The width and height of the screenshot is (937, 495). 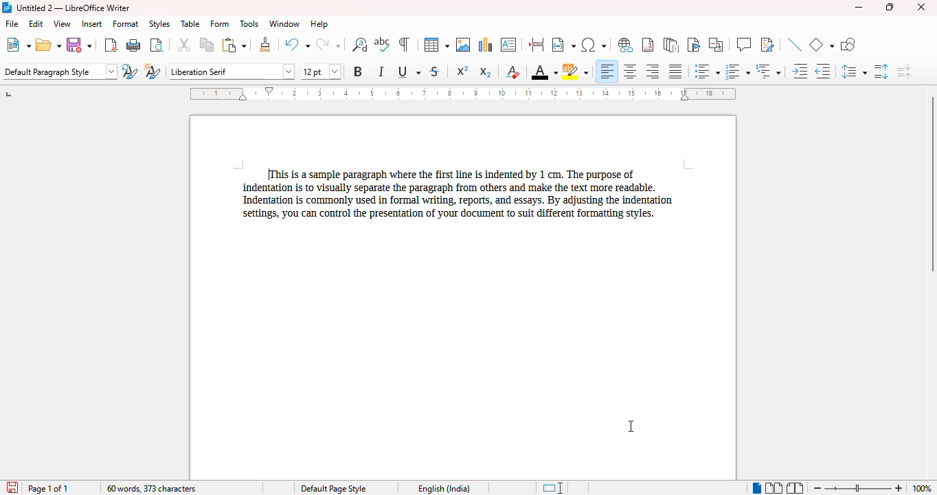 I want to click on multi-page view, so click(x=774, y=487).